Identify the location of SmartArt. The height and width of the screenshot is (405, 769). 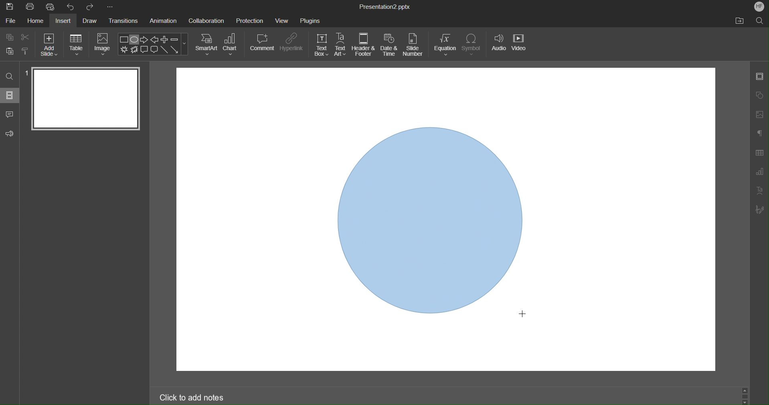
(206, 44).